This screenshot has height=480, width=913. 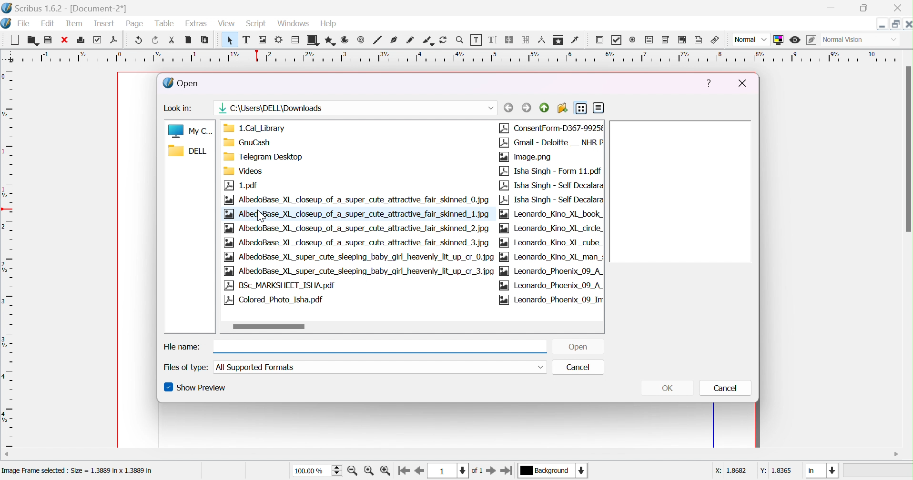 I want to click on Leonardo_Kino_XL_circle_, so click(x=548, y=229).